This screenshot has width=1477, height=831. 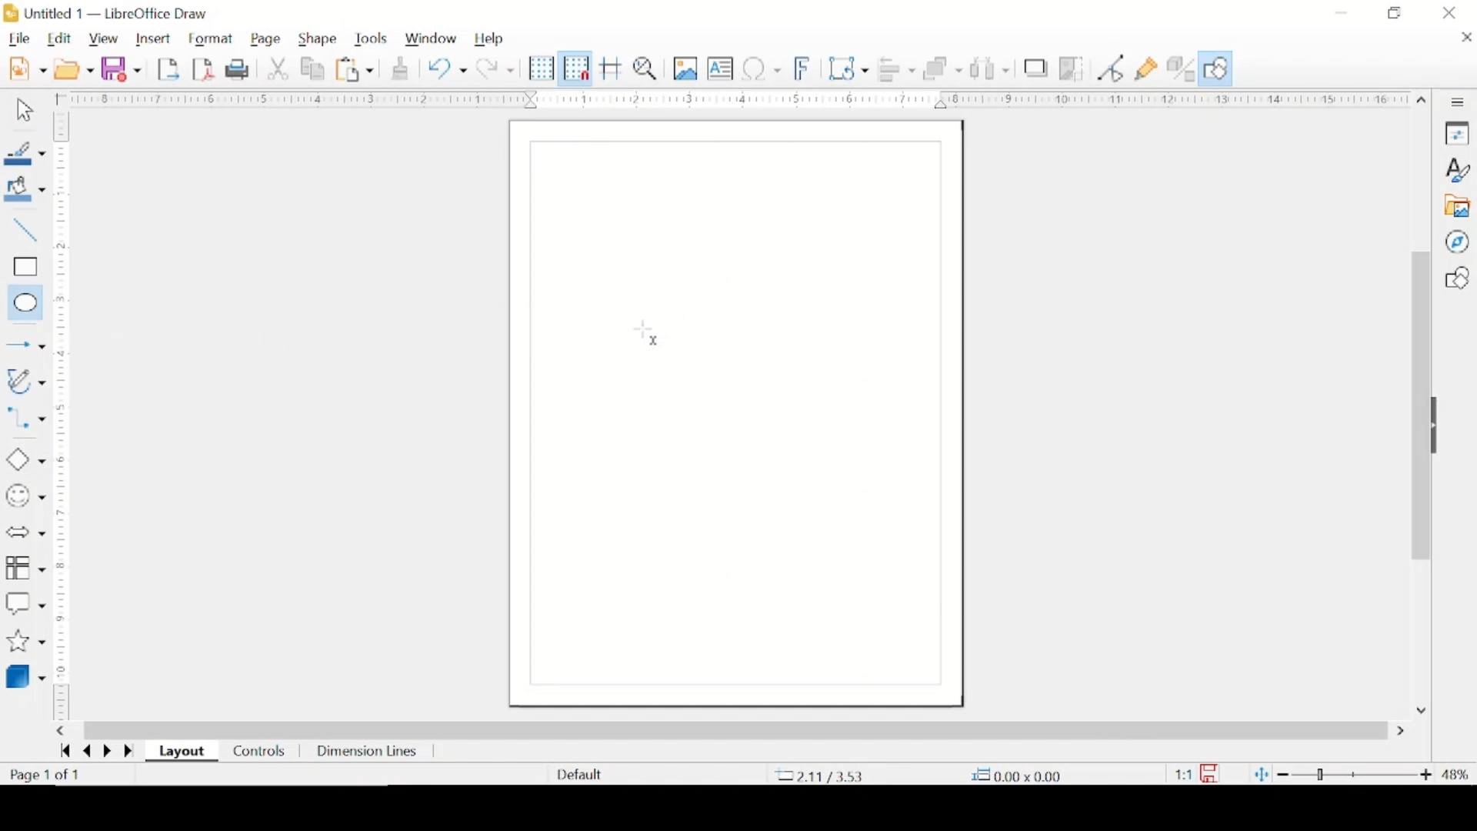 What do you see at coordinates (1418, 710) in the screenshot?
I see `scroll down arrow` at bounding box center [1418, 710].